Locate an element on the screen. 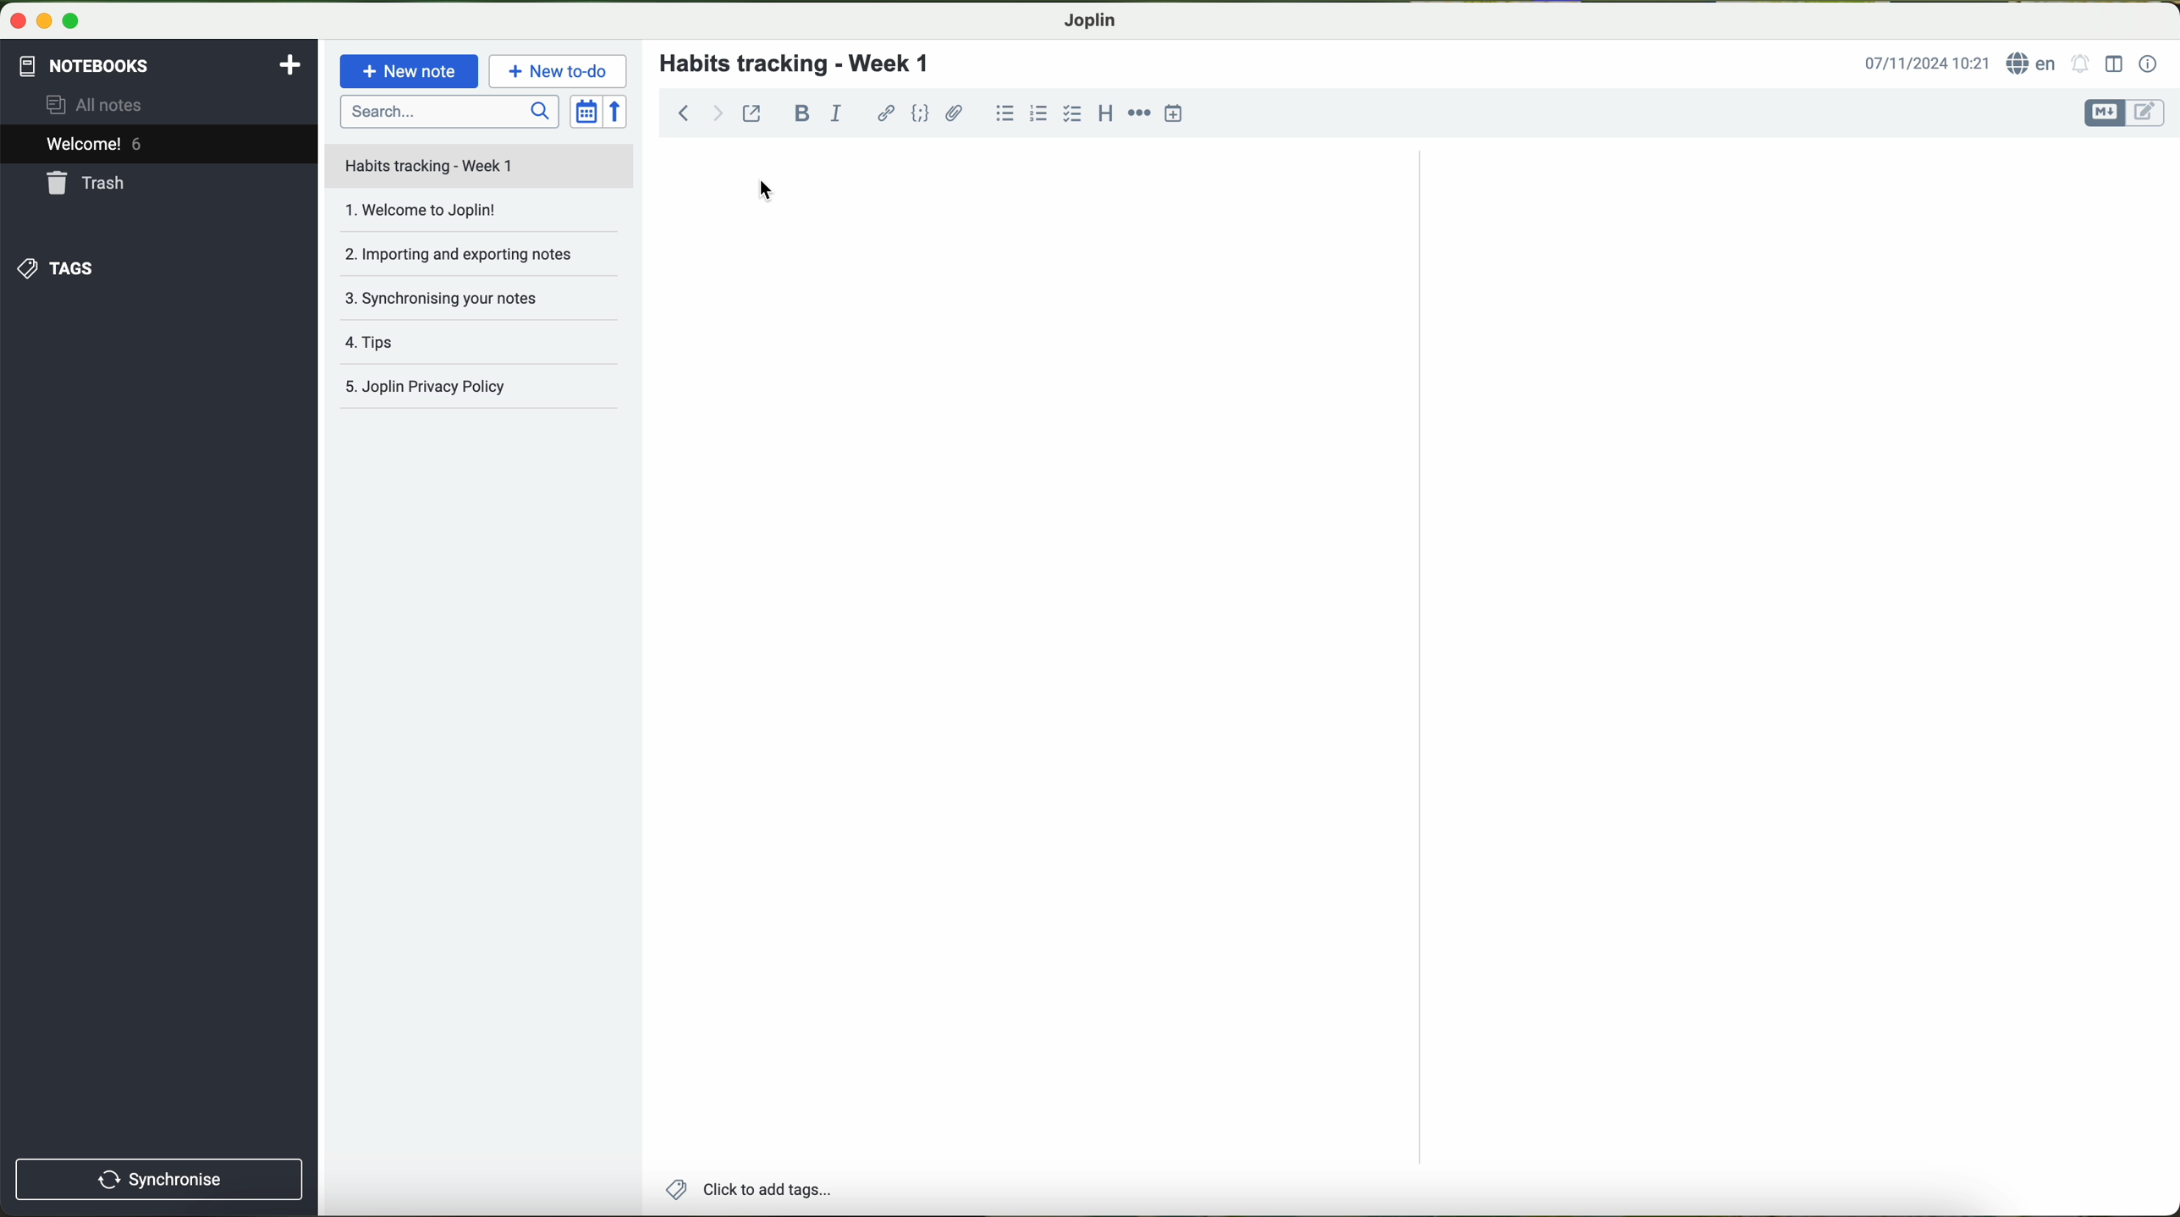 Image resolution: width=2180 pixels, height=1217 pixels. forward is located at coordinates (718, 113).